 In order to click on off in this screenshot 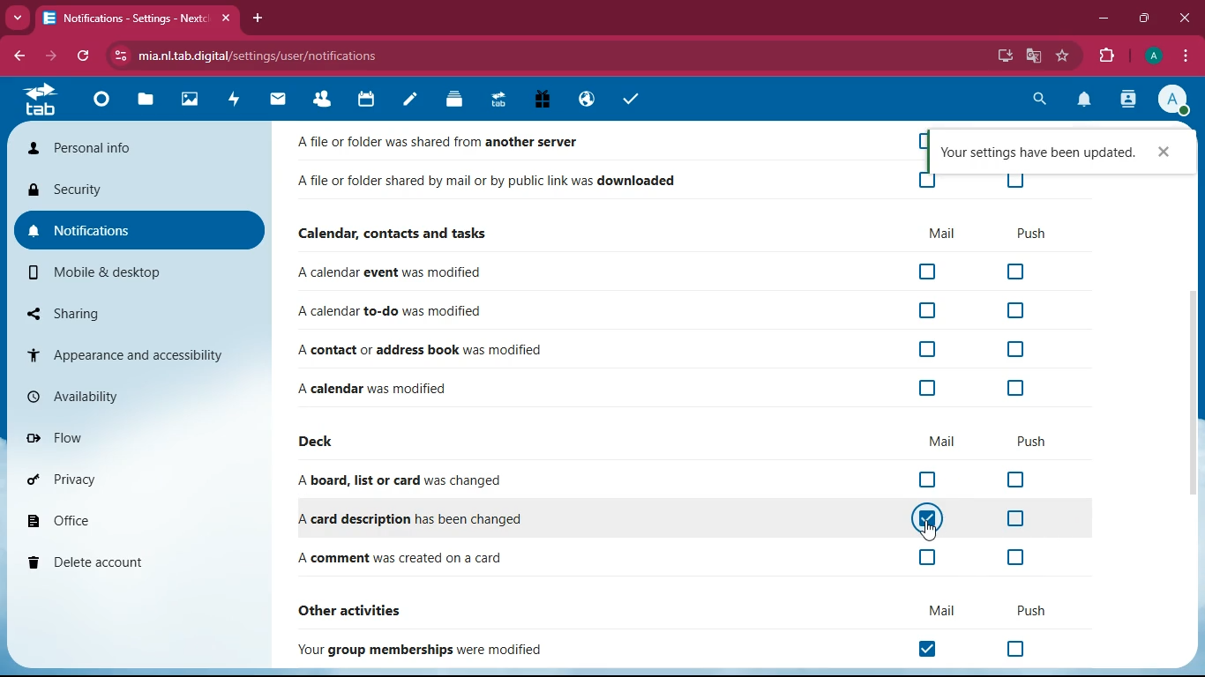, I will do `click(1017, 182)`.